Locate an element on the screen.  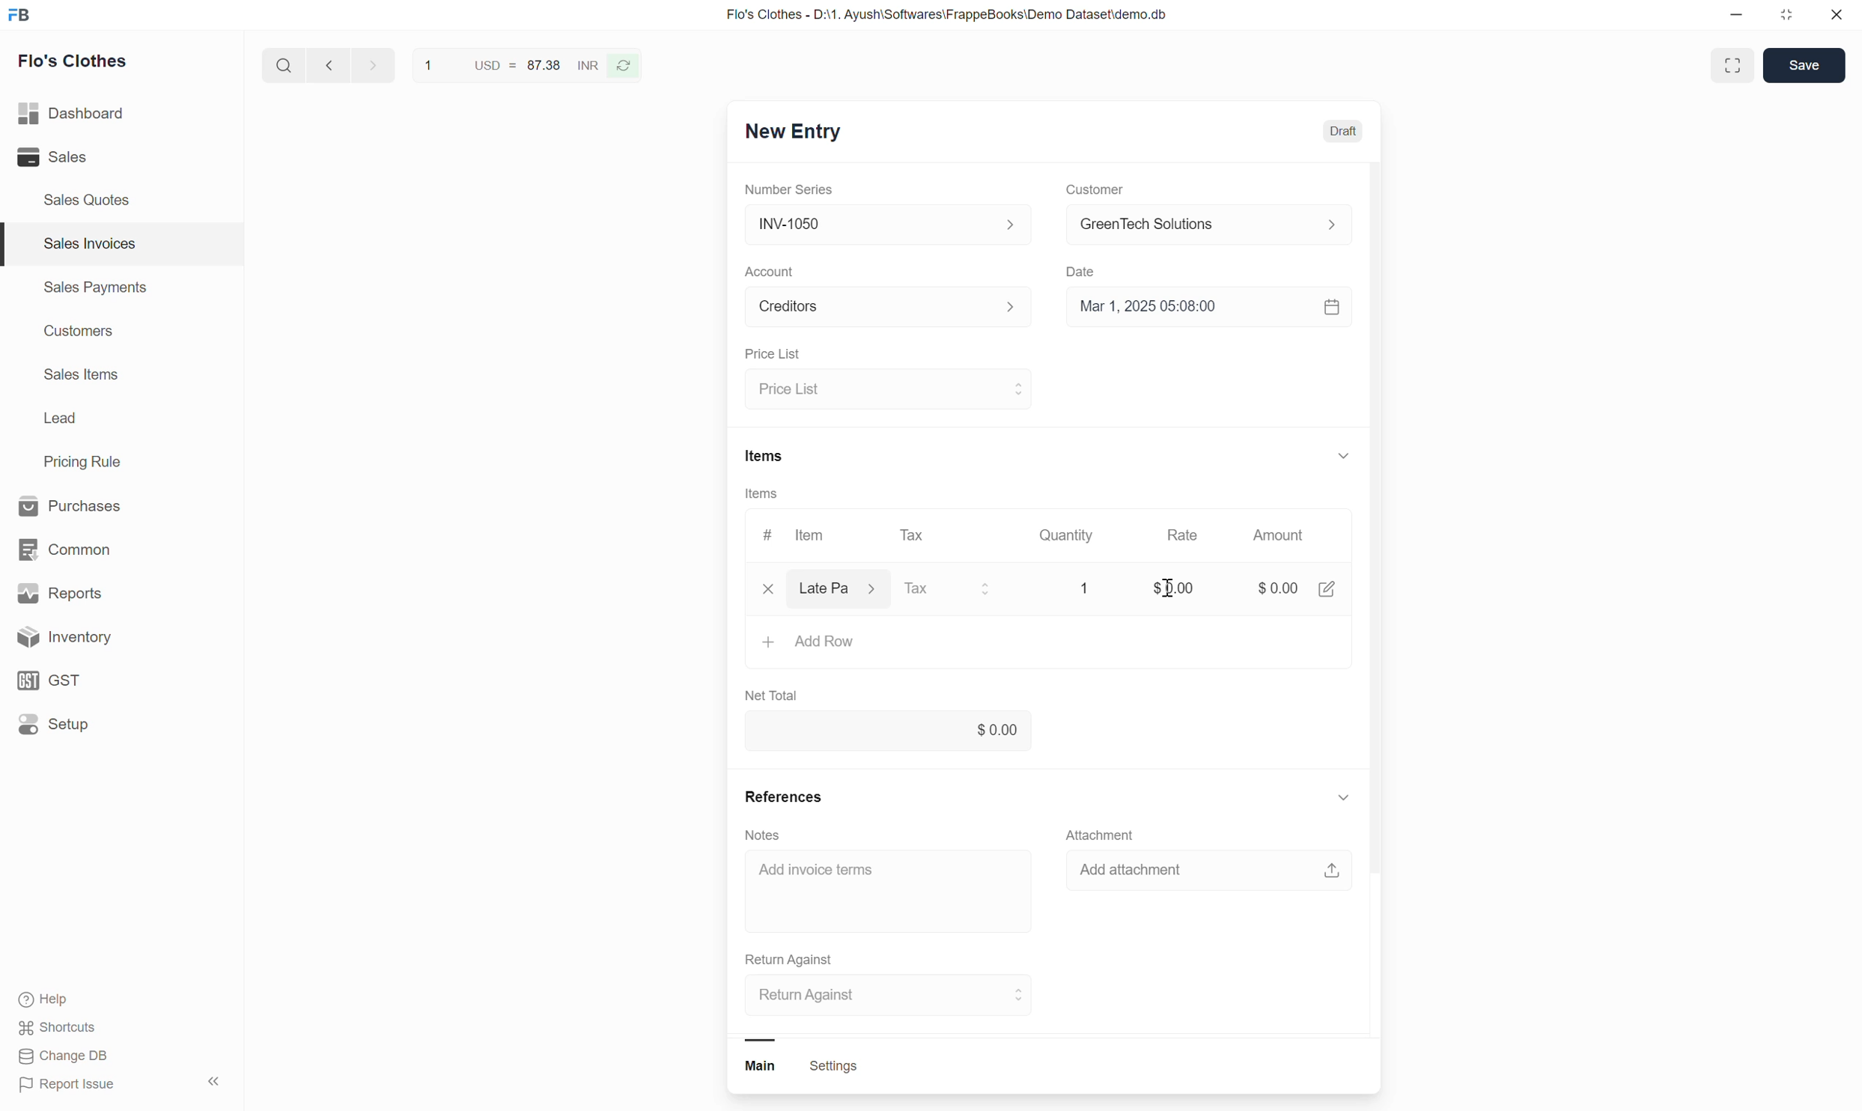
main is located at coordinates (767, 1068).